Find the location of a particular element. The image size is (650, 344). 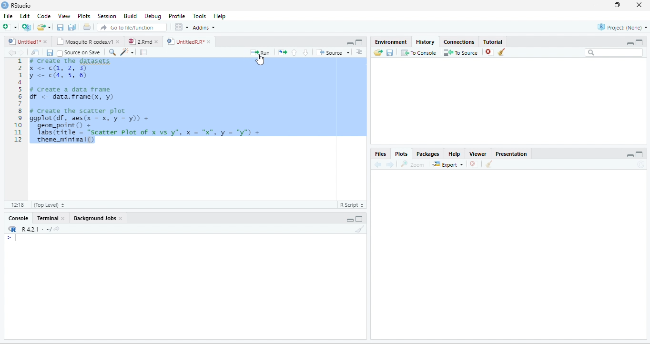

Compile Report is located at coordinates (143, 52).